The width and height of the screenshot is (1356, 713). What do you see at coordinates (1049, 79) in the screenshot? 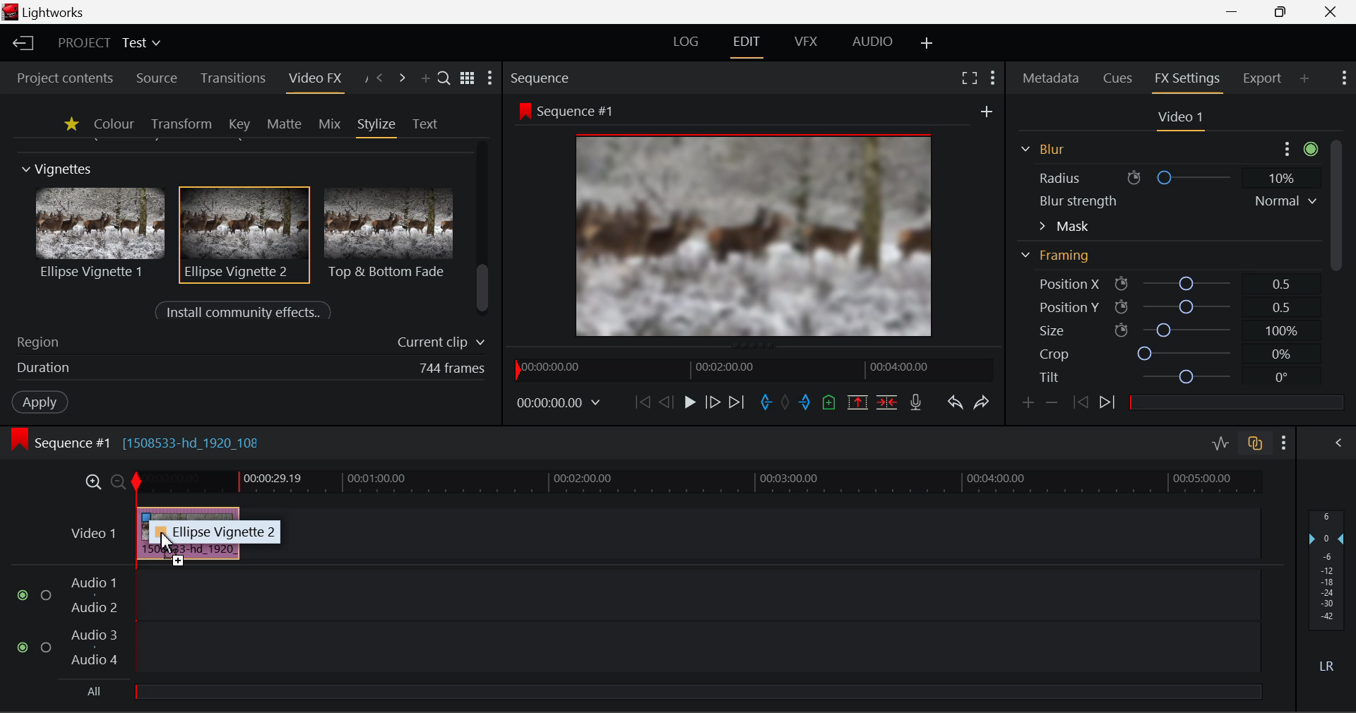
I see `Metadata Panel` at bounding box center [1049, 79].